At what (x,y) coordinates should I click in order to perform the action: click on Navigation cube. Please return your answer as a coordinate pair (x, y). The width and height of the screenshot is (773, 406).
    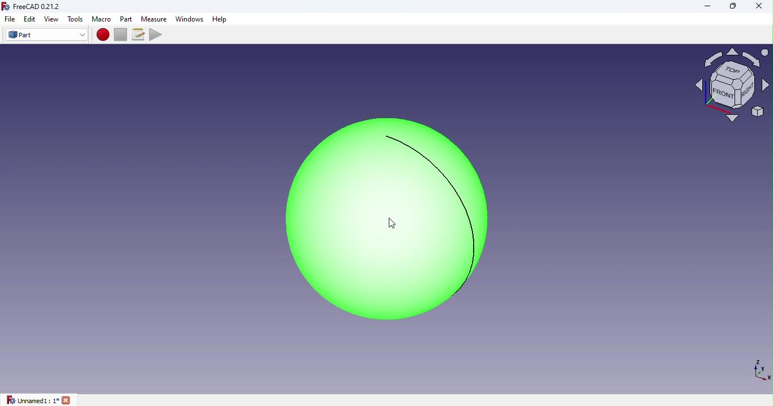
    Looking at the image, I should click on (732, 89).